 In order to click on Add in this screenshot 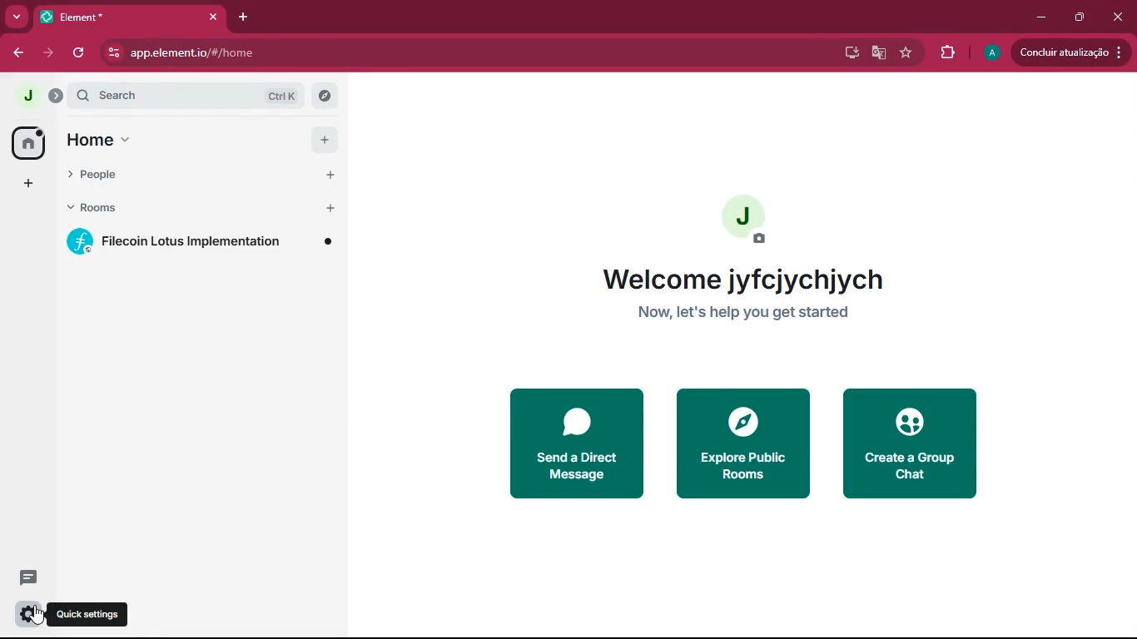, I will do `click(321, 137)`.